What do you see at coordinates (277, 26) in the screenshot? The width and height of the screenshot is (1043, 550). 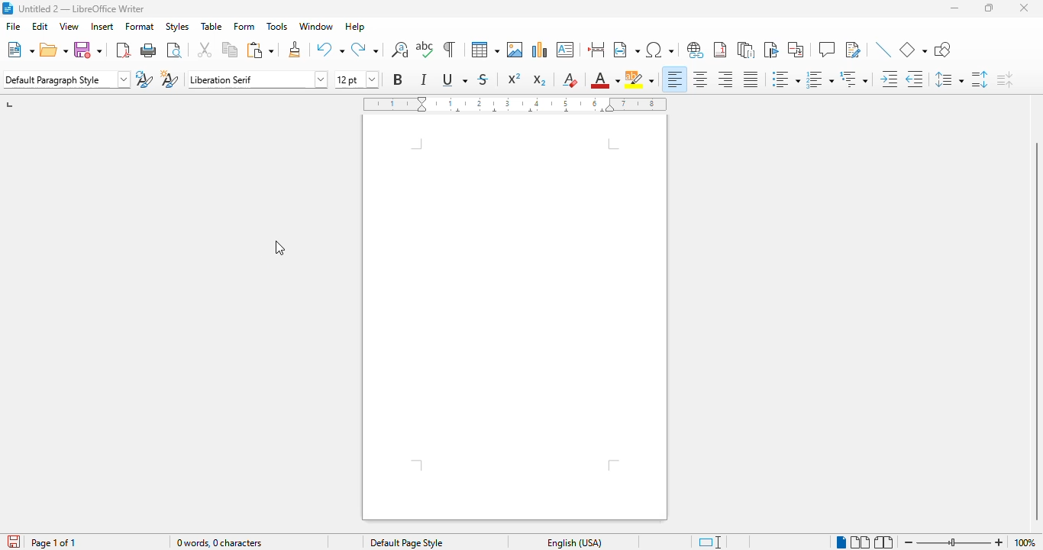 I see `tools` at bounding box center [277, 26].